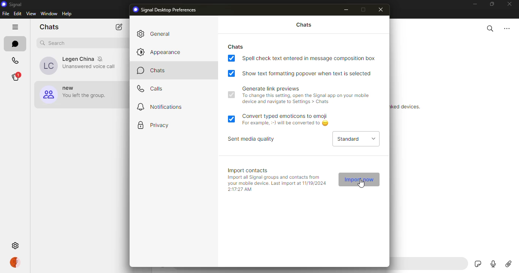 The height and width of the screenshot is (273, 519). I want to click on record, so click(493, 265).